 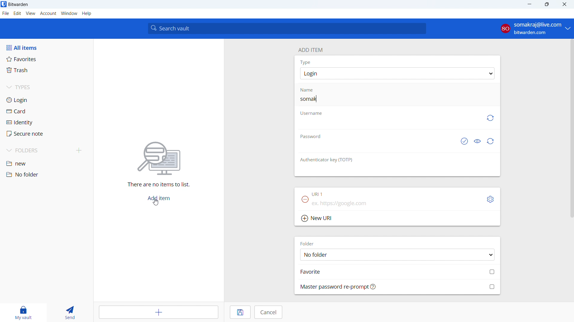 What do you see at coordinates (157, 202) in the screenshot?
I see `cursor` at bounding box center [157, 202].